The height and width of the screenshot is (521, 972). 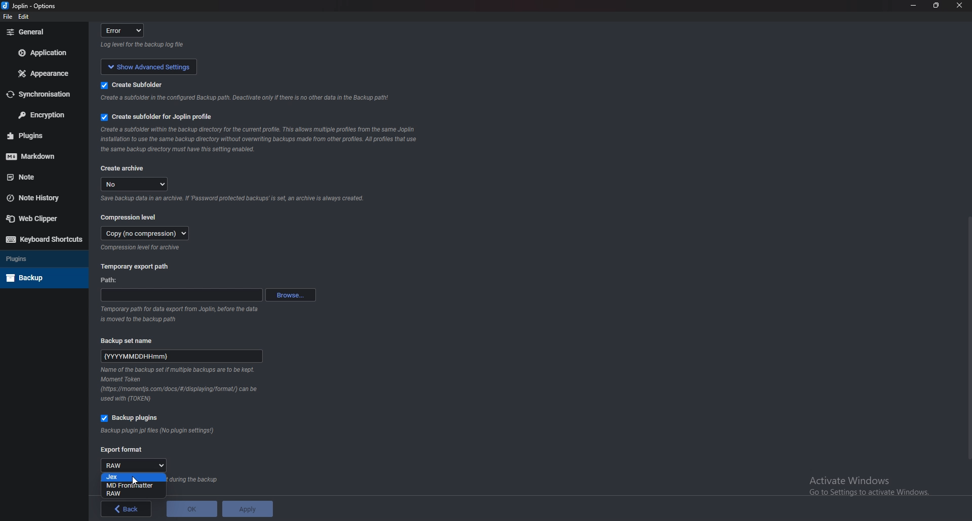 I want to click on raw, so click(x=136, y=465).